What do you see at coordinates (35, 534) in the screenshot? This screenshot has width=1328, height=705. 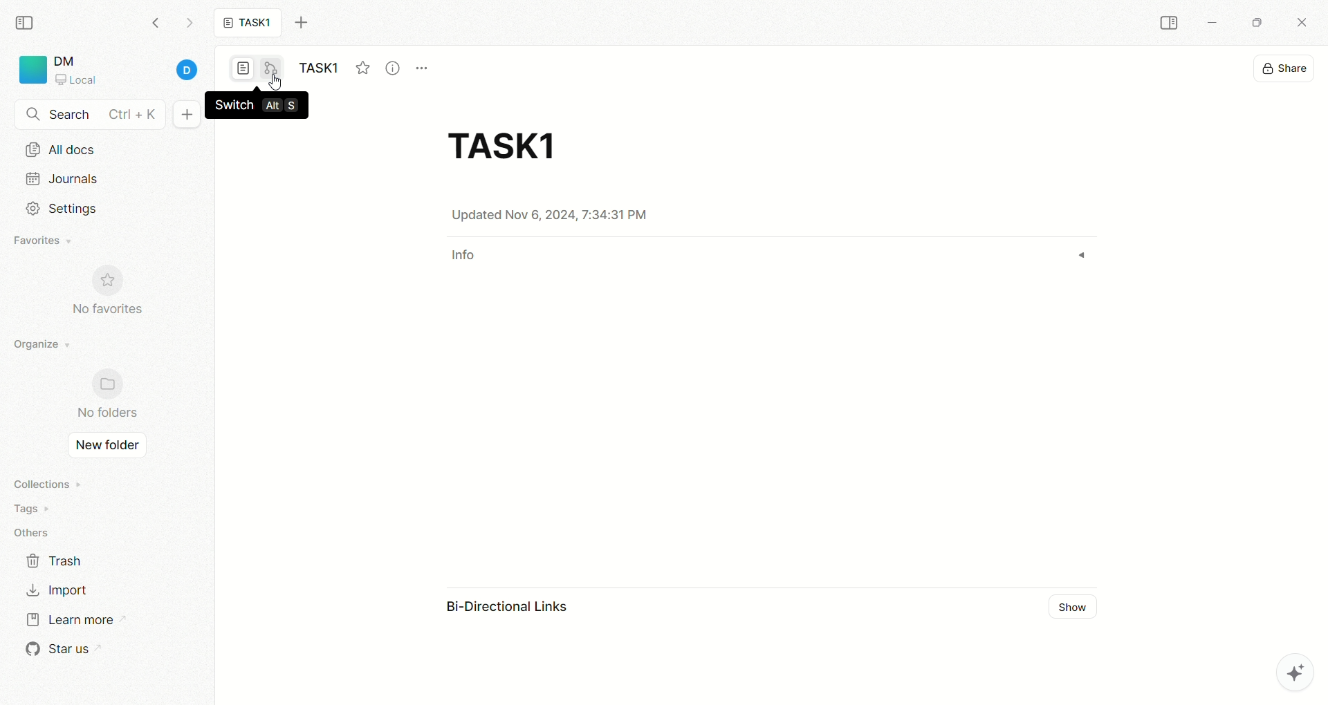 I see `others` at bounding box center [35, 534].